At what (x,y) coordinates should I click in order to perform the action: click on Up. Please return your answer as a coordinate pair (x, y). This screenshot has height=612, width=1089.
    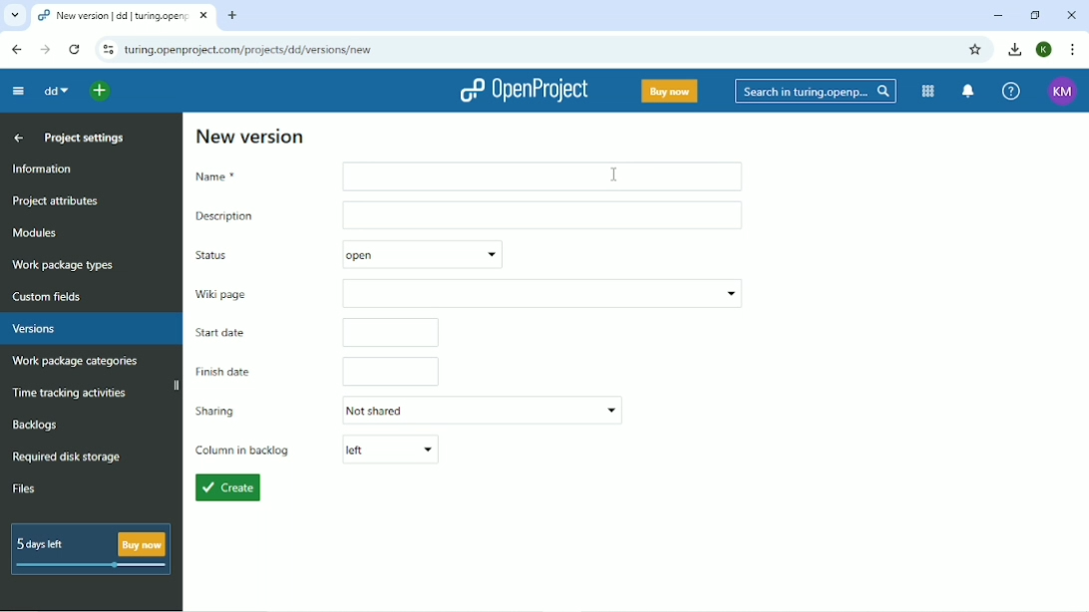
    Looking at the image, I should click on (16, 138).